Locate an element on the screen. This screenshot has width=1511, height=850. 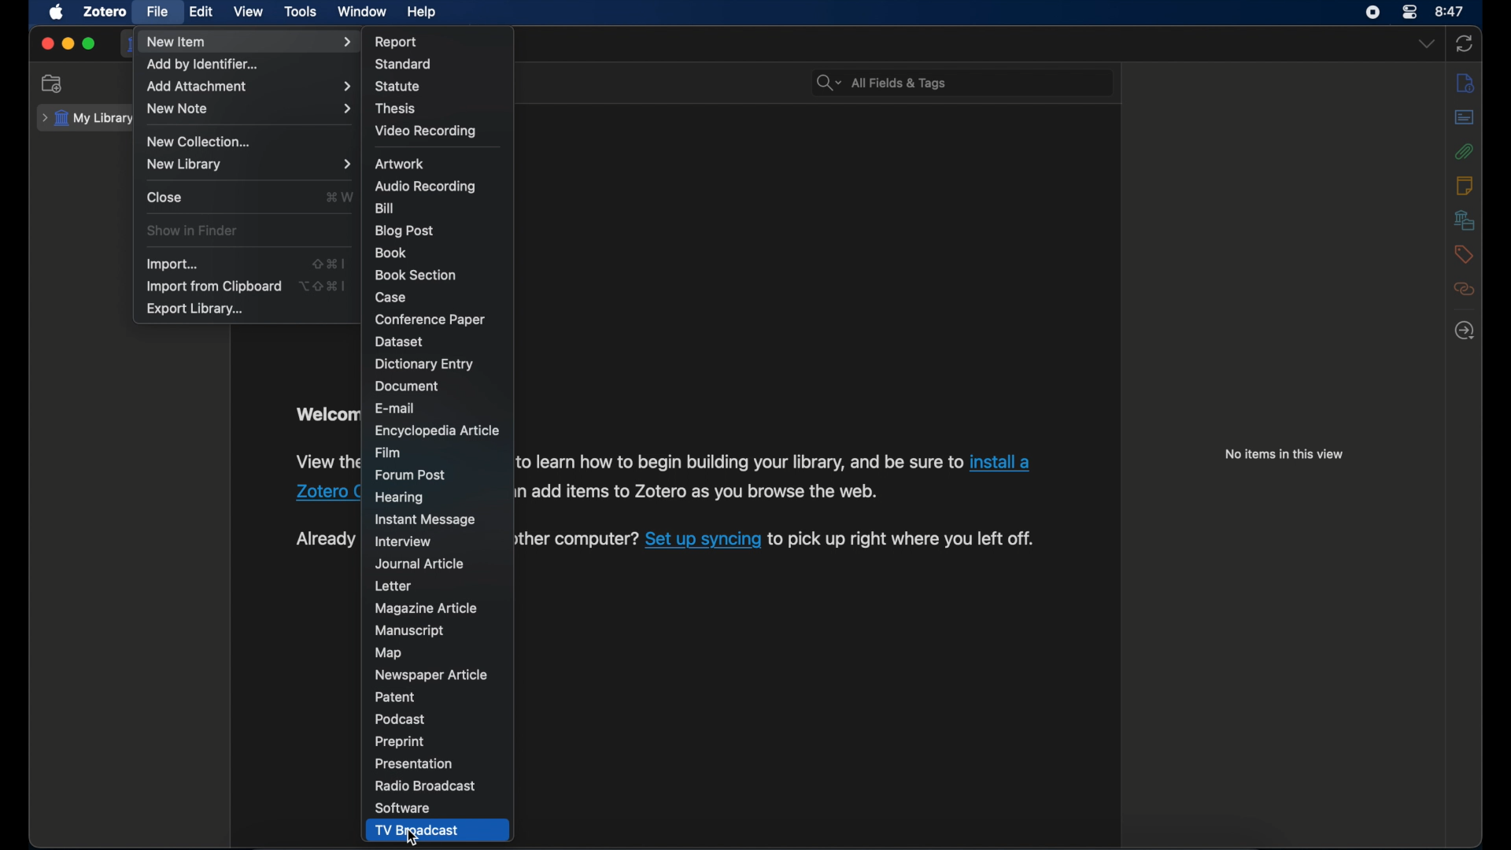
e-mail is located at coordinates (395, 408).